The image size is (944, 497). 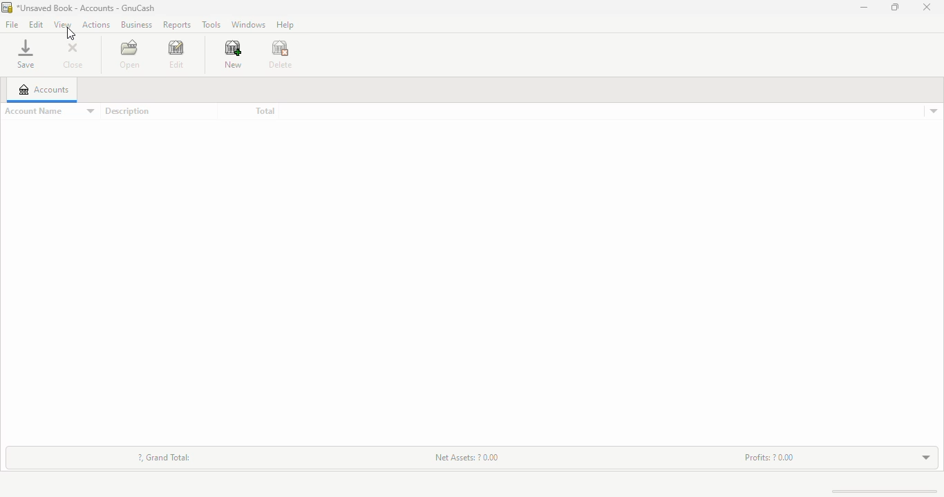 I want to click on new, so click(x=233, y=55).